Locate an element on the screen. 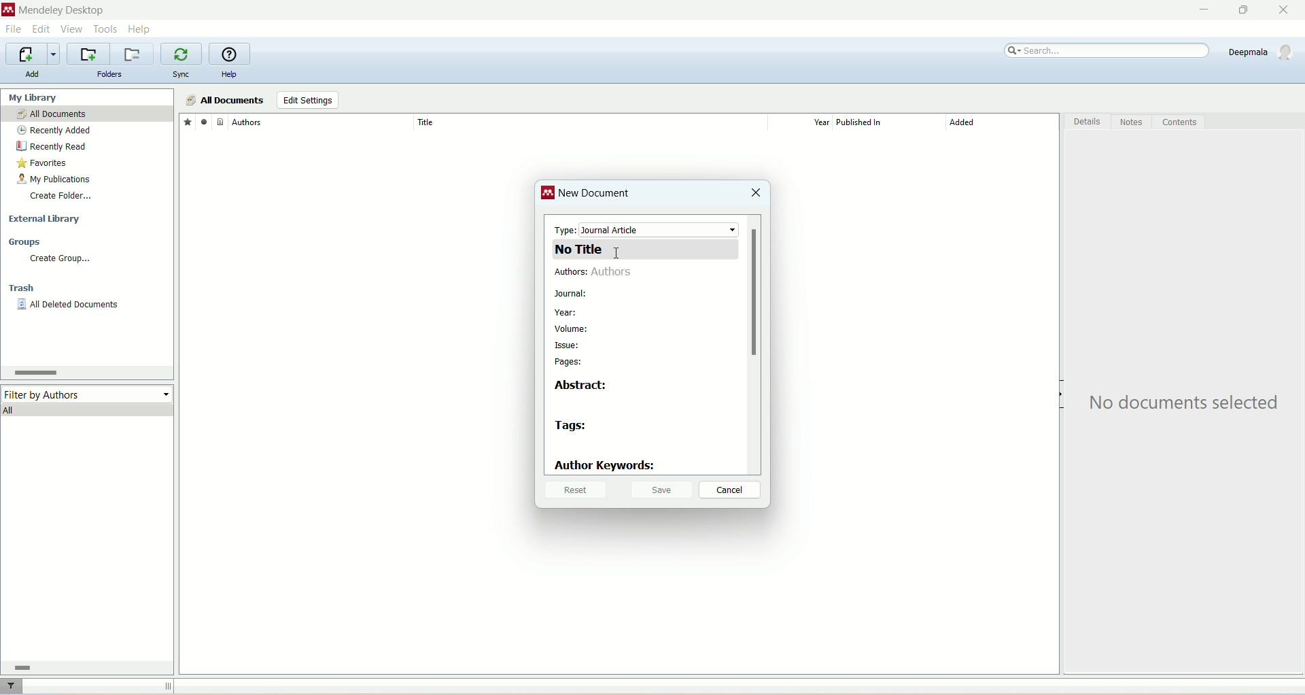 Image resolution: width=1305 pixels, height=695 pixels. reset is located at coordinates (574, 491).